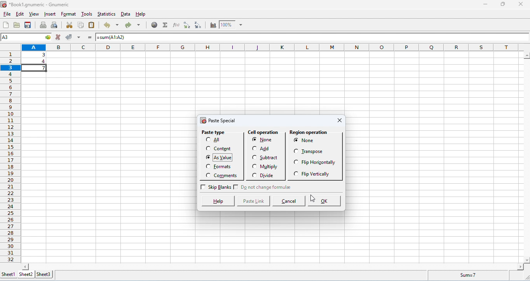 The height and width of the screenshot is (281, 530). What do you see at coordinates (90, 39) in the screenshot?
I see `=` at bounding box center [90, 39].